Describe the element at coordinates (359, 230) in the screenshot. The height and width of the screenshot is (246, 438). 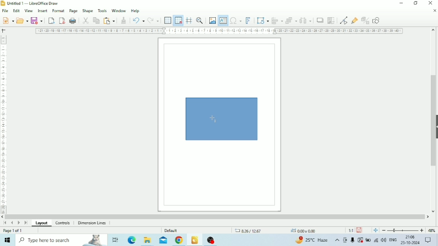
I see `Save` at that location.